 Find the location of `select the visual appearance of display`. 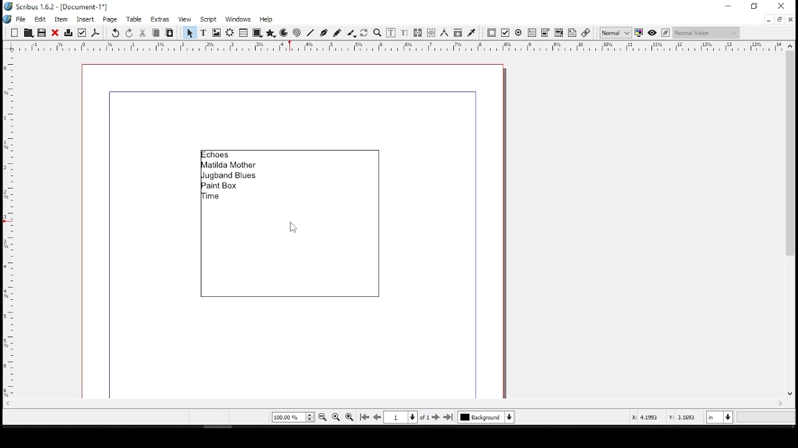

select the visual appearance of display is located at coordinates (706, 32).